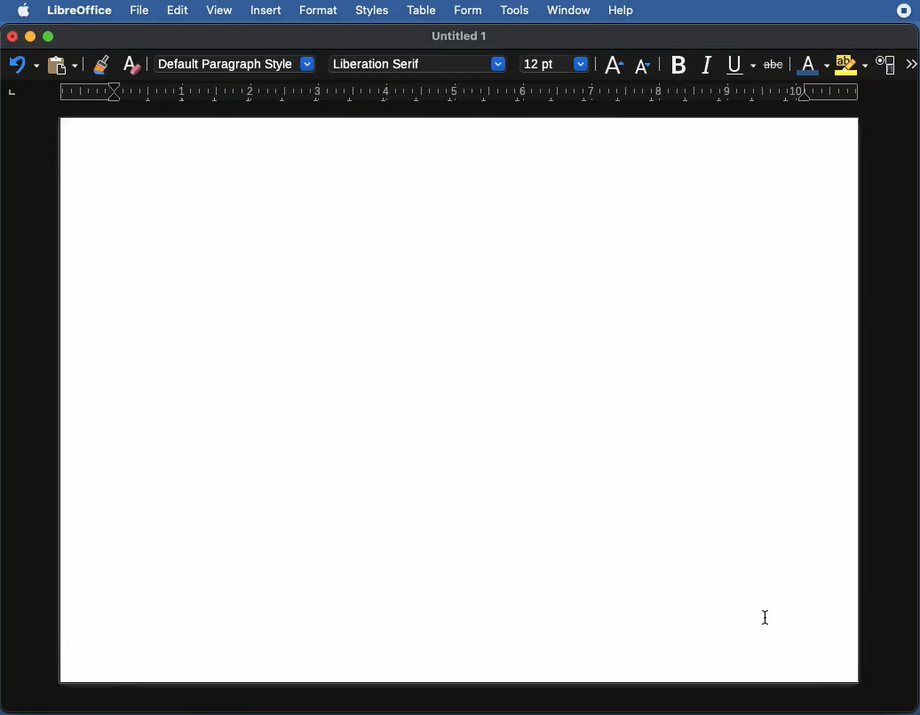  I want to click on Close, so click(11, 35).